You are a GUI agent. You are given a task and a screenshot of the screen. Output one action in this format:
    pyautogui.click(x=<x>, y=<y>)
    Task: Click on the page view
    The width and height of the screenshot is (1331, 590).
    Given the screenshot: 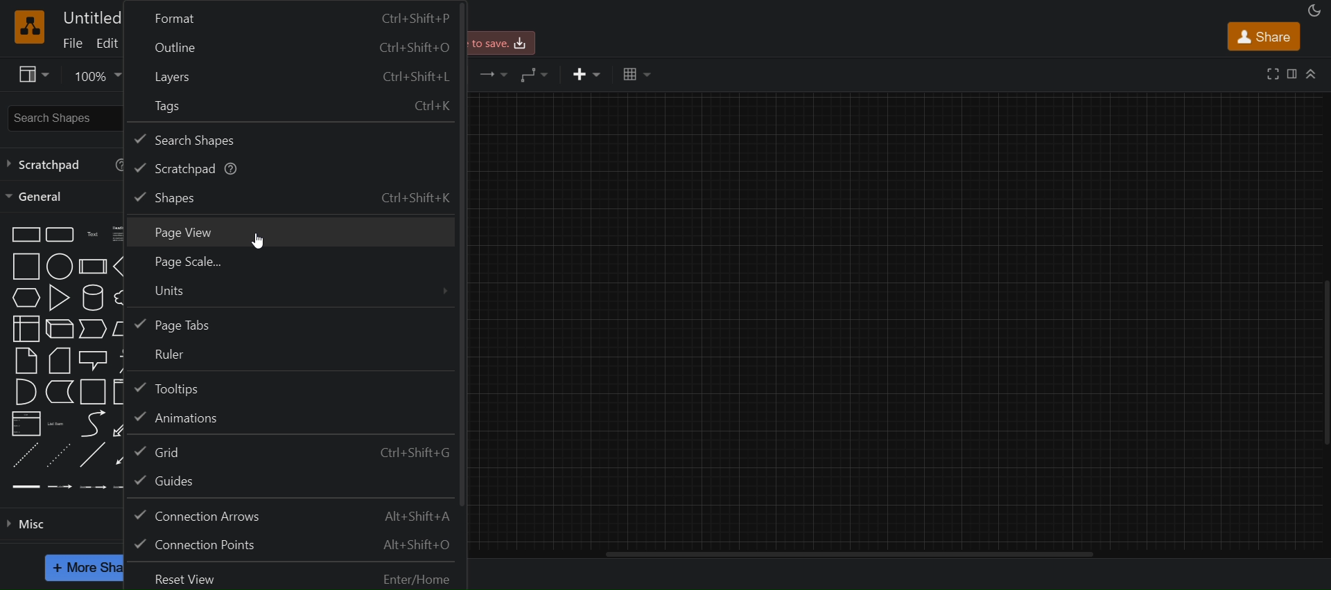 What is the action you would take?
    pyautogui.click(x=294, y=231)
    